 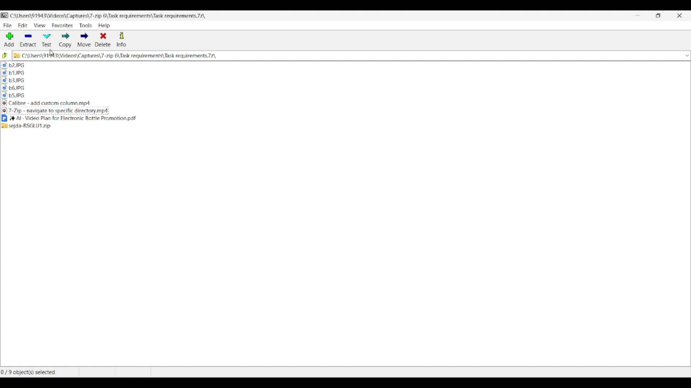 What do you see at coordinates (115, 56) in the screenshot?
I see `Folder icon and pathway` at bounding box center [115, 56].